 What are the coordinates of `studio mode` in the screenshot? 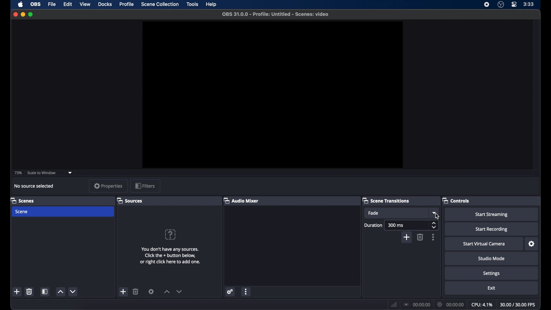 It's located at (492, 259).